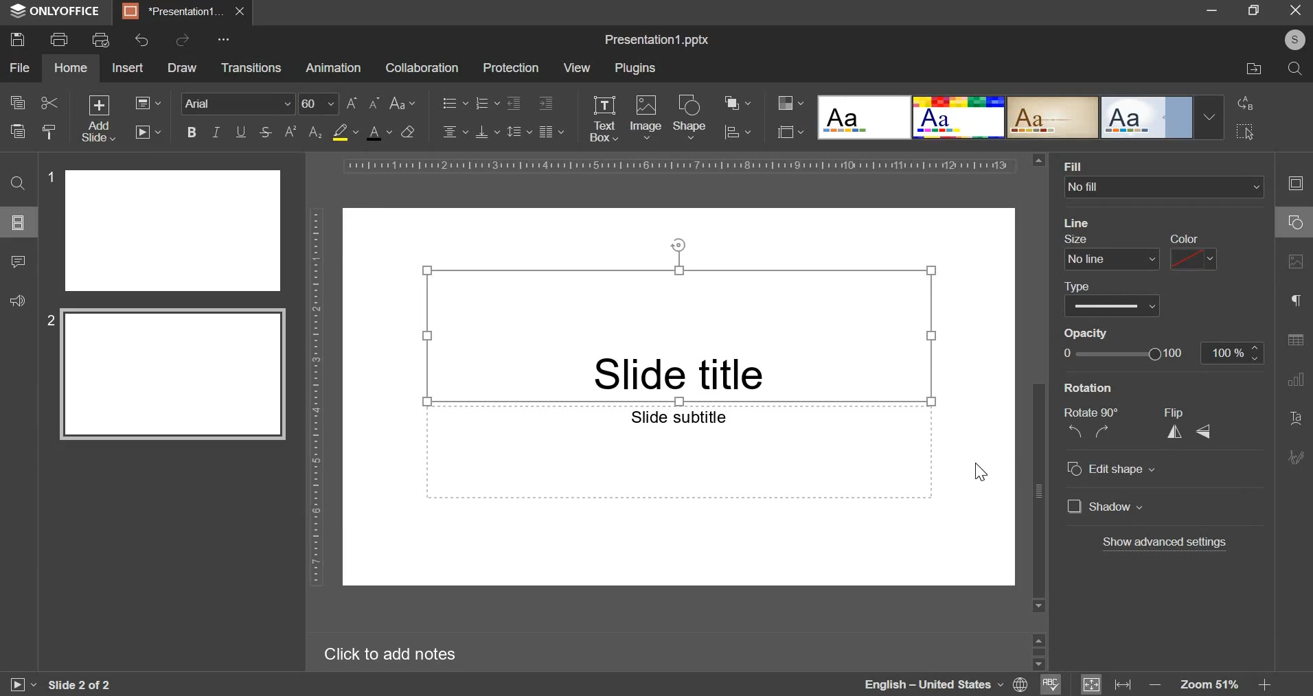 The height and width of the screenshot is (696, 1313). I want to click on vertical alignment, so click(488, 131).